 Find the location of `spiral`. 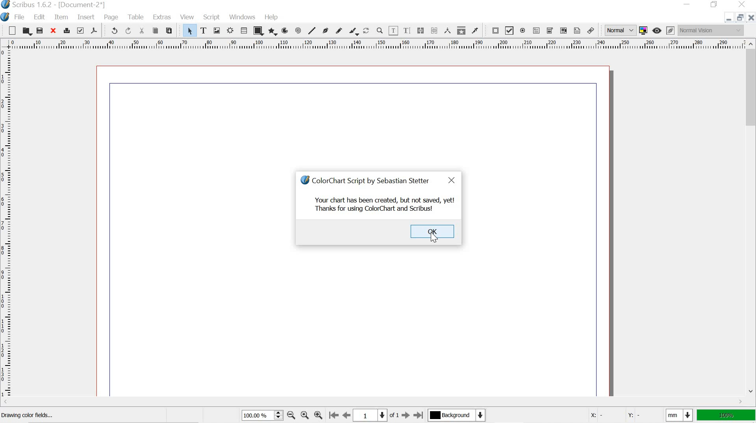

spiral is located at coordinates (298, 30).